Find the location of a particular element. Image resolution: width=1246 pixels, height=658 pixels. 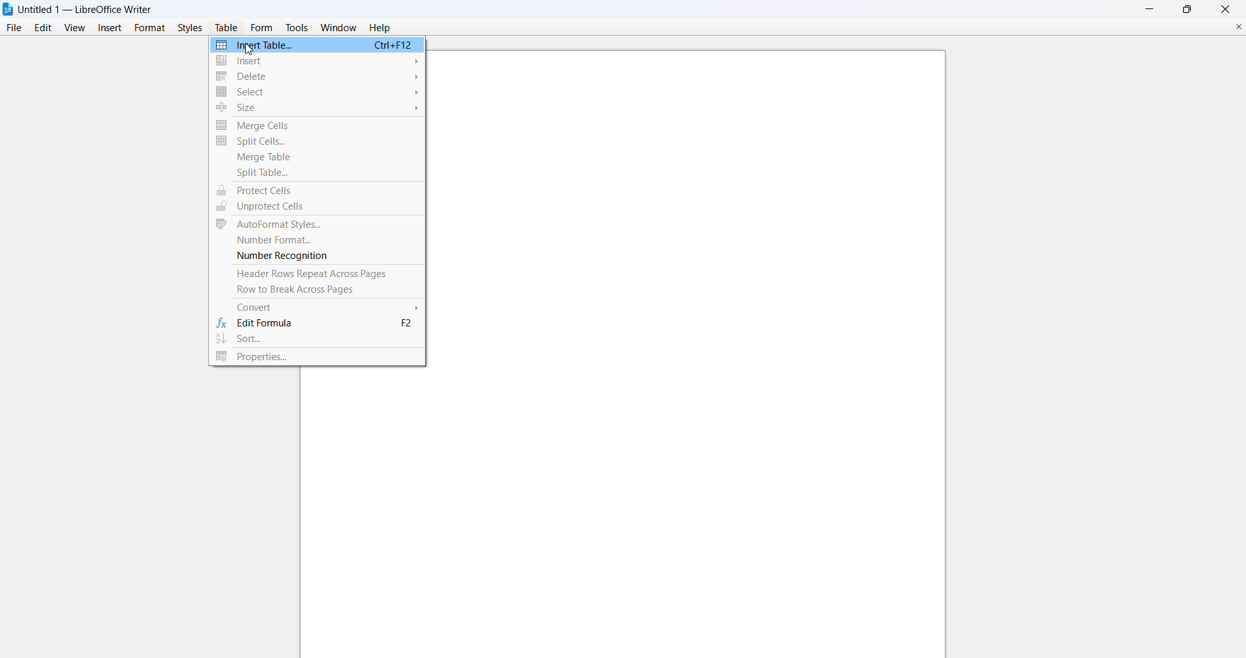

libreofficewriter logo is located at coordinates (8, 9).